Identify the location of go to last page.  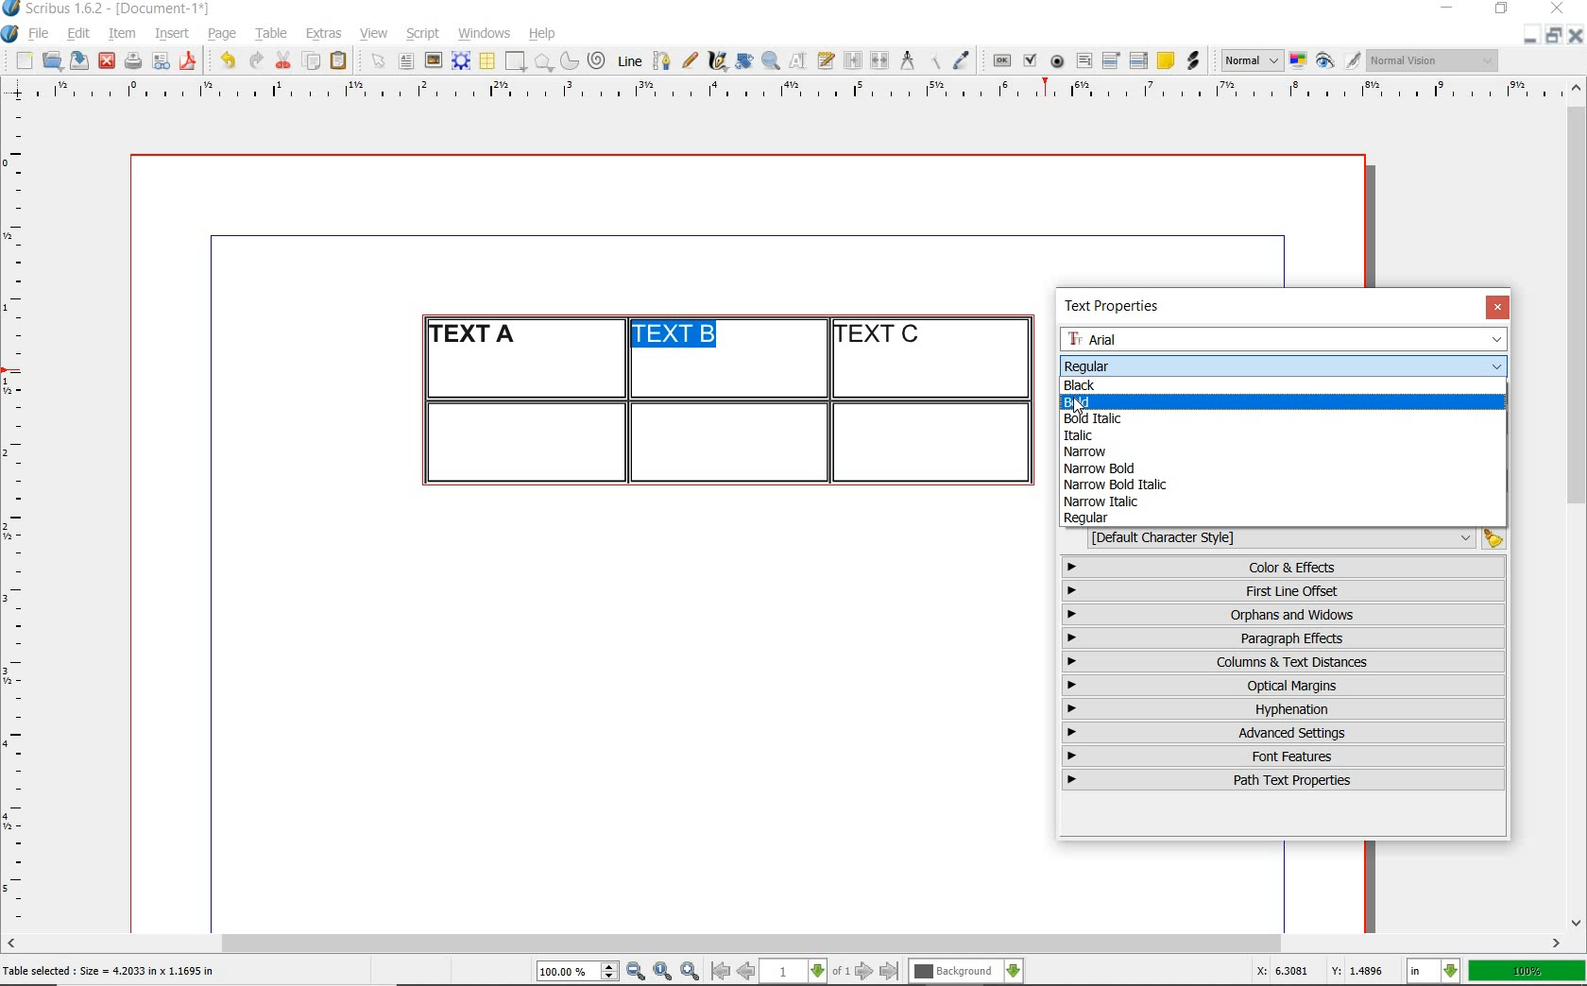
(890, 972).